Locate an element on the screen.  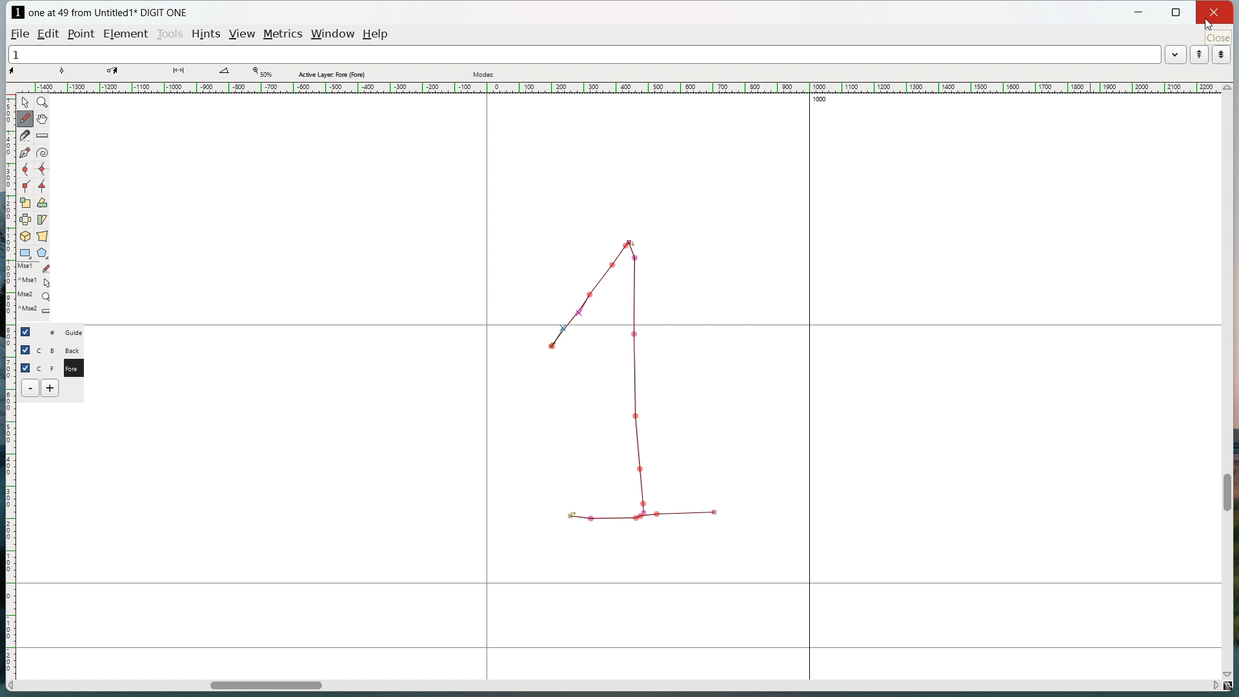
add a tangent point is located at coordinates (42, 186).